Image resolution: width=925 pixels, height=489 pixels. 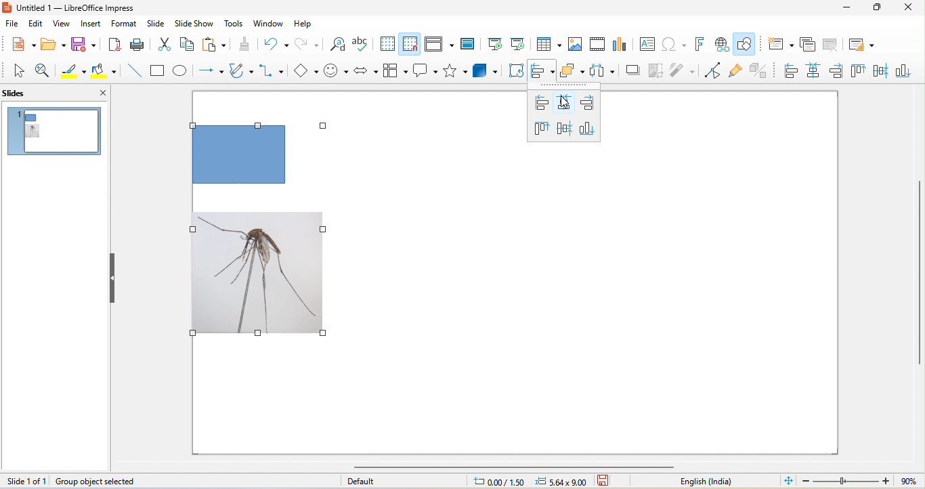 What do you see at coordinates (270, 26) in the screenshot?
I see `window` at bounding box center [270, 26].